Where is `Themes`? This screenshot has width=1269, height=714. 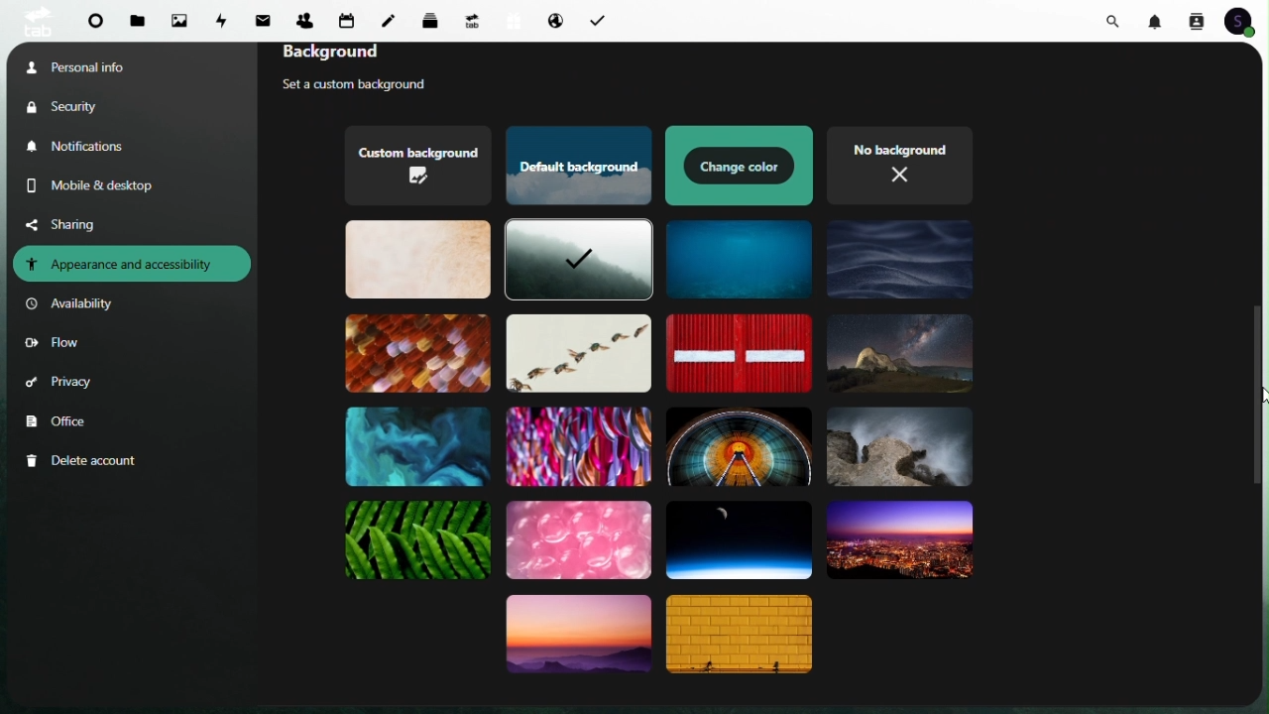
Themes is located at coordinates (580, 538).